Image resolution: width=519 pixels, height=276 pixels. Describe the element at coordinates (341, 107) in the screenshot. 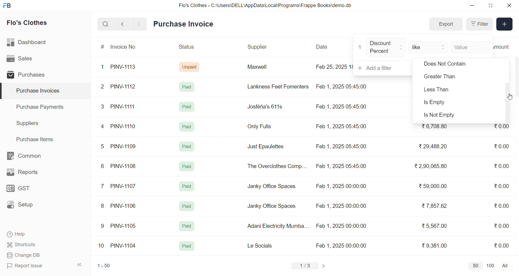

I see `Feb 1, 2025 05:45:00` at that location.